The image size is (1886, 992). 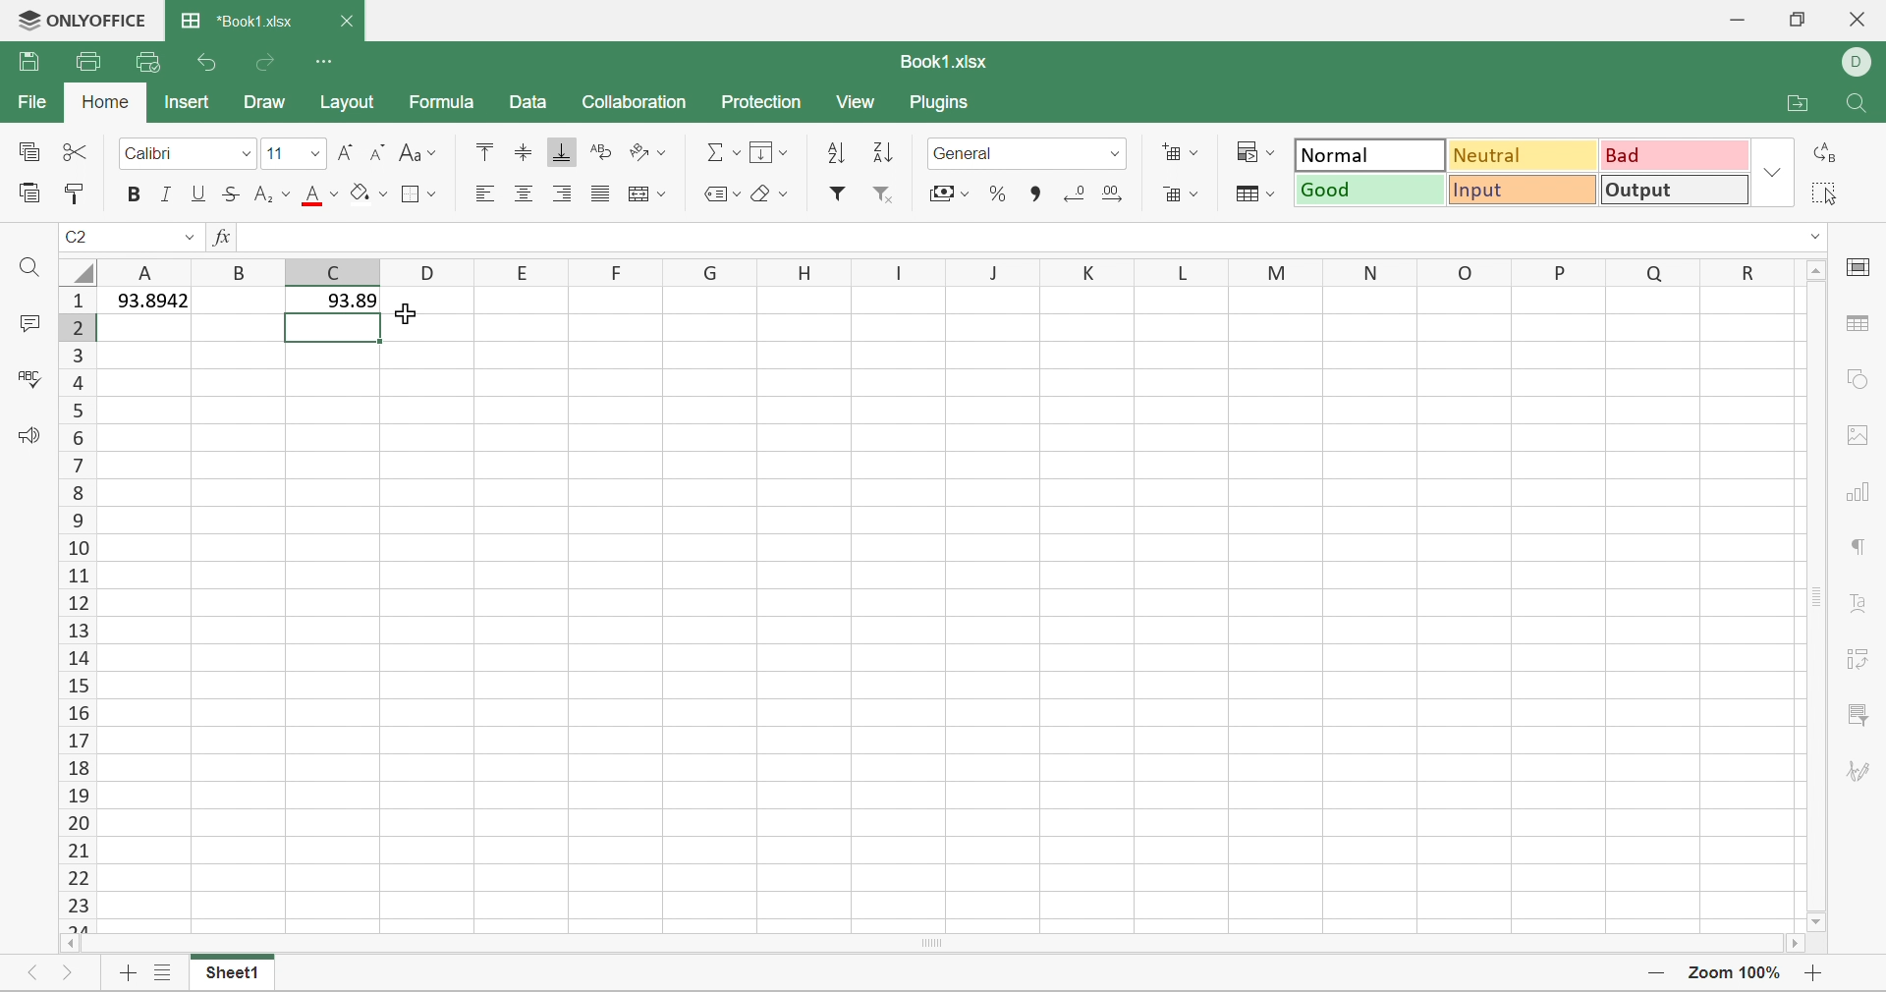 I want to click on Drop Down, so click(x=1114, y=151).